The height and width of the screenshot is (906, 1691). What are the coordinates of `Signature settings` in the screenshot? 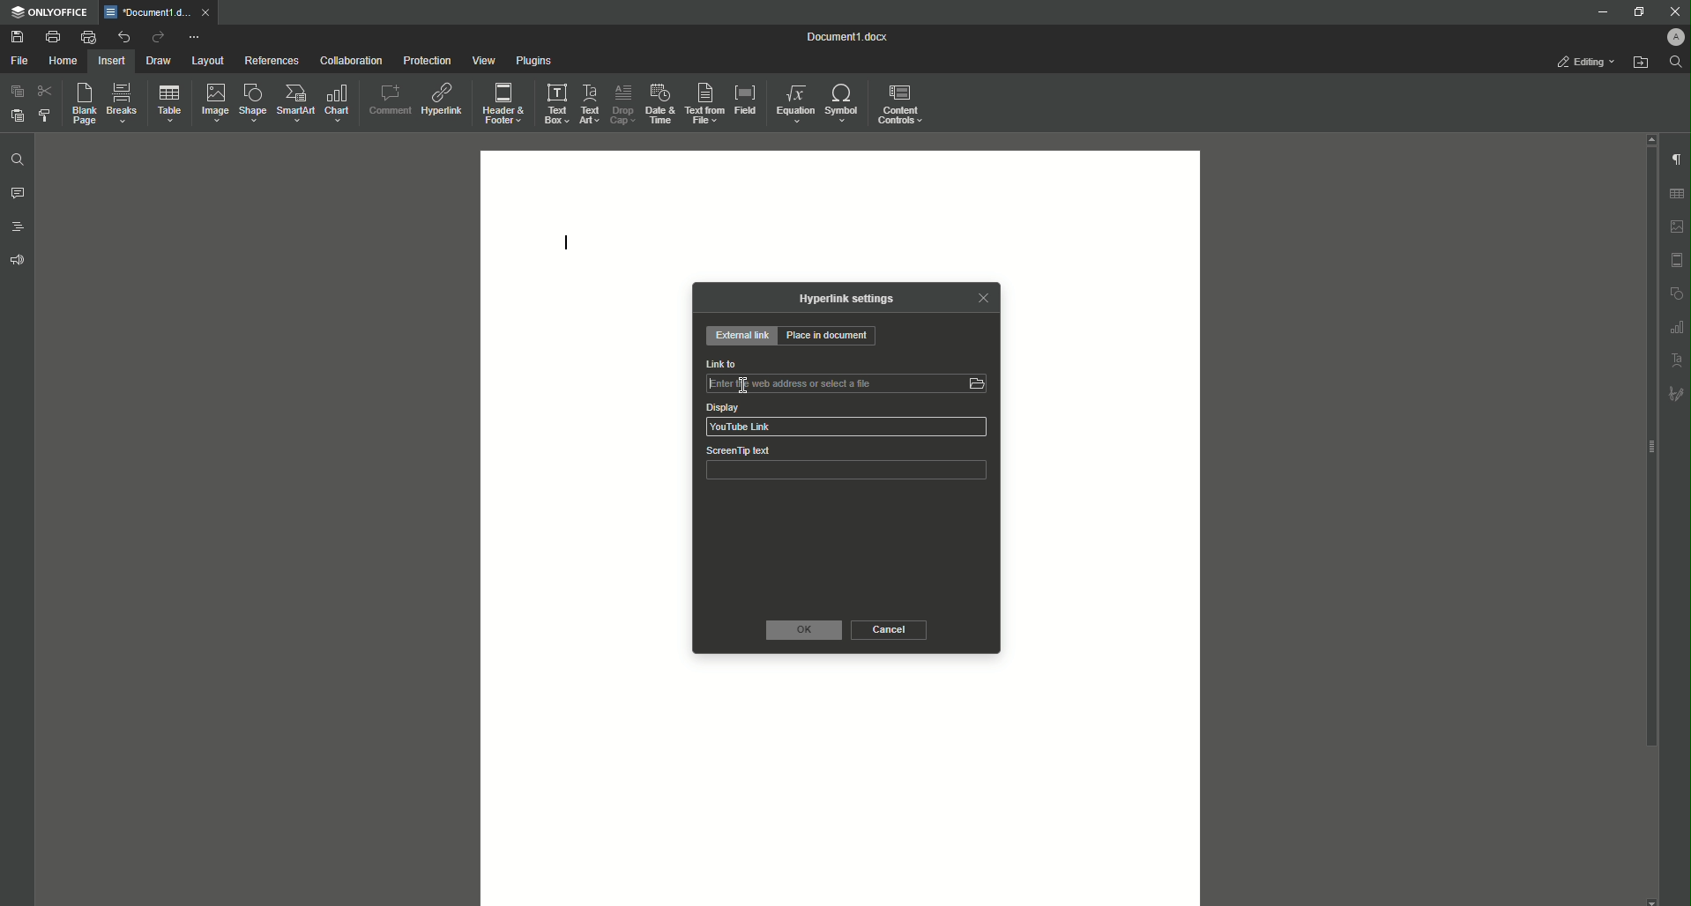 It's located at (1679, 393).